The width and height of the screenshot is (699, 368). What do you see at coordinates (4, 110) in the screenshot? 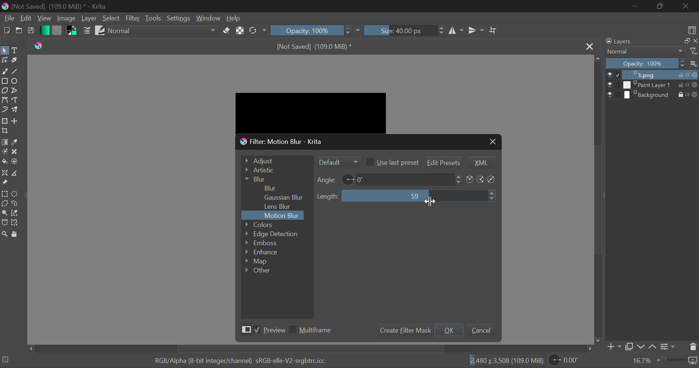
I see `Dynamic Brush` at bounding box center [4, 110].